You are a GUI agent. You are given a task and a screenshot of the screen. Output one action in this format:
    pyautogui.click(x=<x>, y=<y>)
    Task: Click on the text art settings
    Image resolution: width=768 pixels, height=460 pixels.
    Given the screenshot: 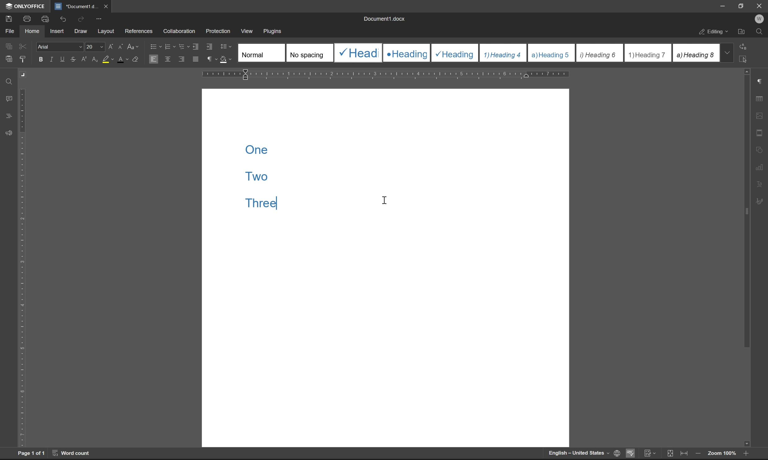 What is the action you would take?
    pyautogui.click(x=759, y=184)
    